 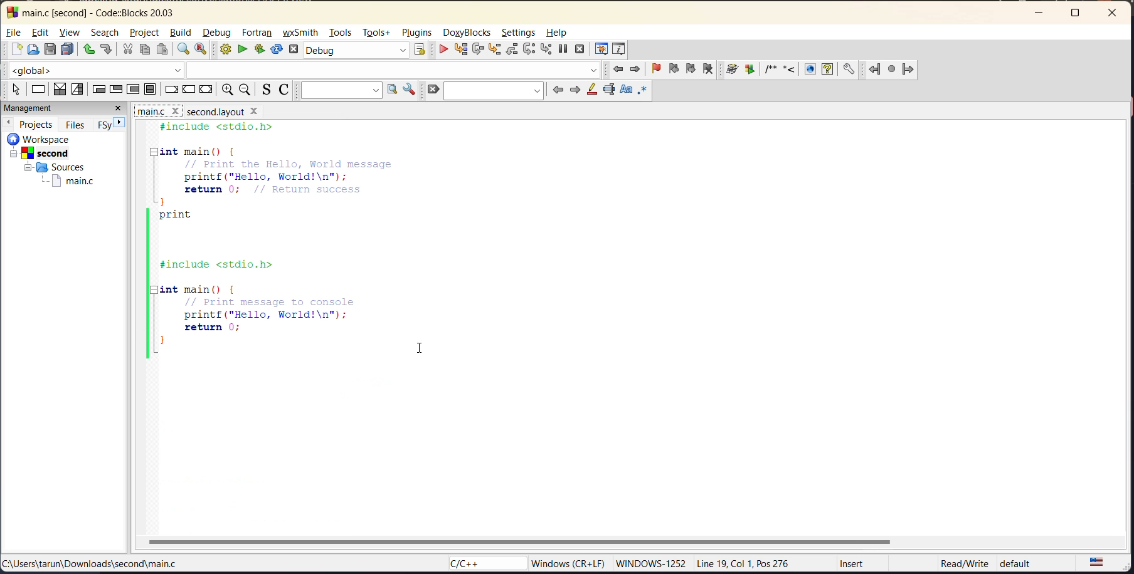 What do you see at coordinates (161, 111) in the screenshot?
I see `file names` at bounding box center [161, 111].